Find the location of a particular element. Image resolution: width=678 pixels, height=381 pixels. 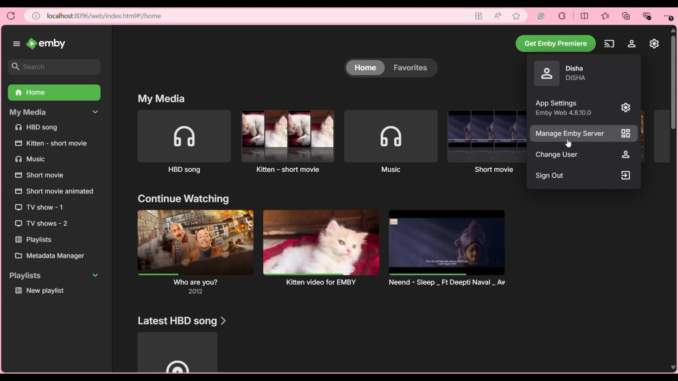

Browser essentials is located at coordinates (647, 16).